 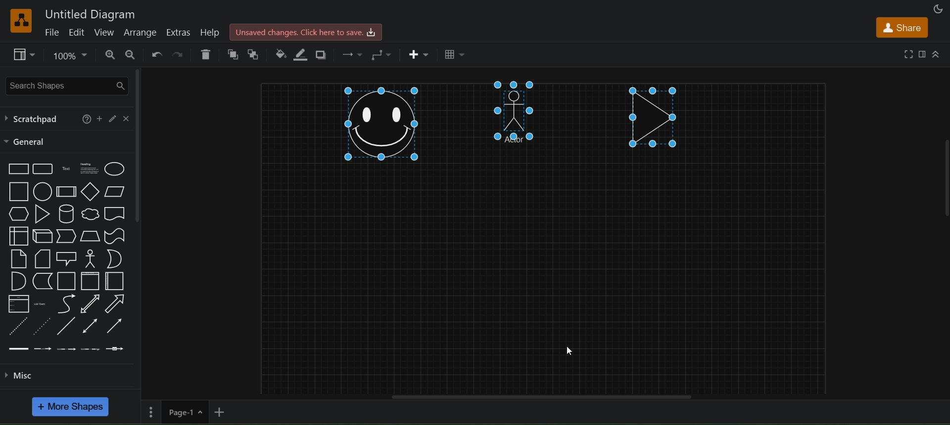 What do you see at coordinates (131, 56) in the screenshot?
I see `zoom out` at bounding box center [131, 56].